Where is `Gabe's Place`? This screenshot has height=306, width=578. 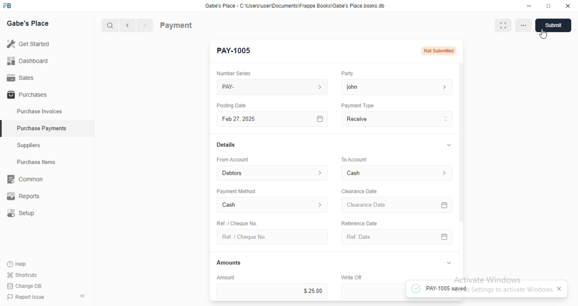 Gabe's Place is located at coordinates (30, 24).